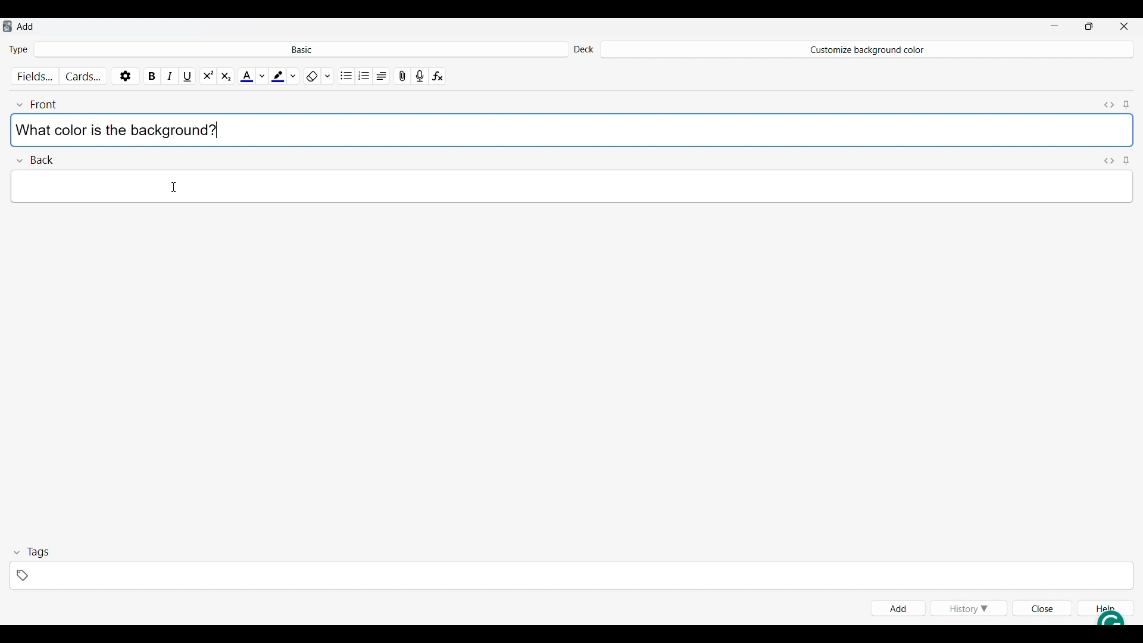 The width and height of the screenshot is (1143, 643). I want to click on Sub script, so click(225, 74).